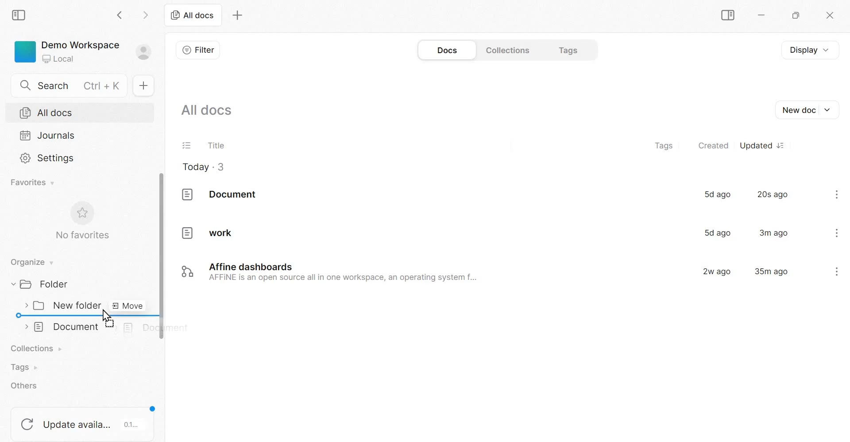  Describe the element at coordinates (805, 49) in the screenshot. I see `Display` at that location.